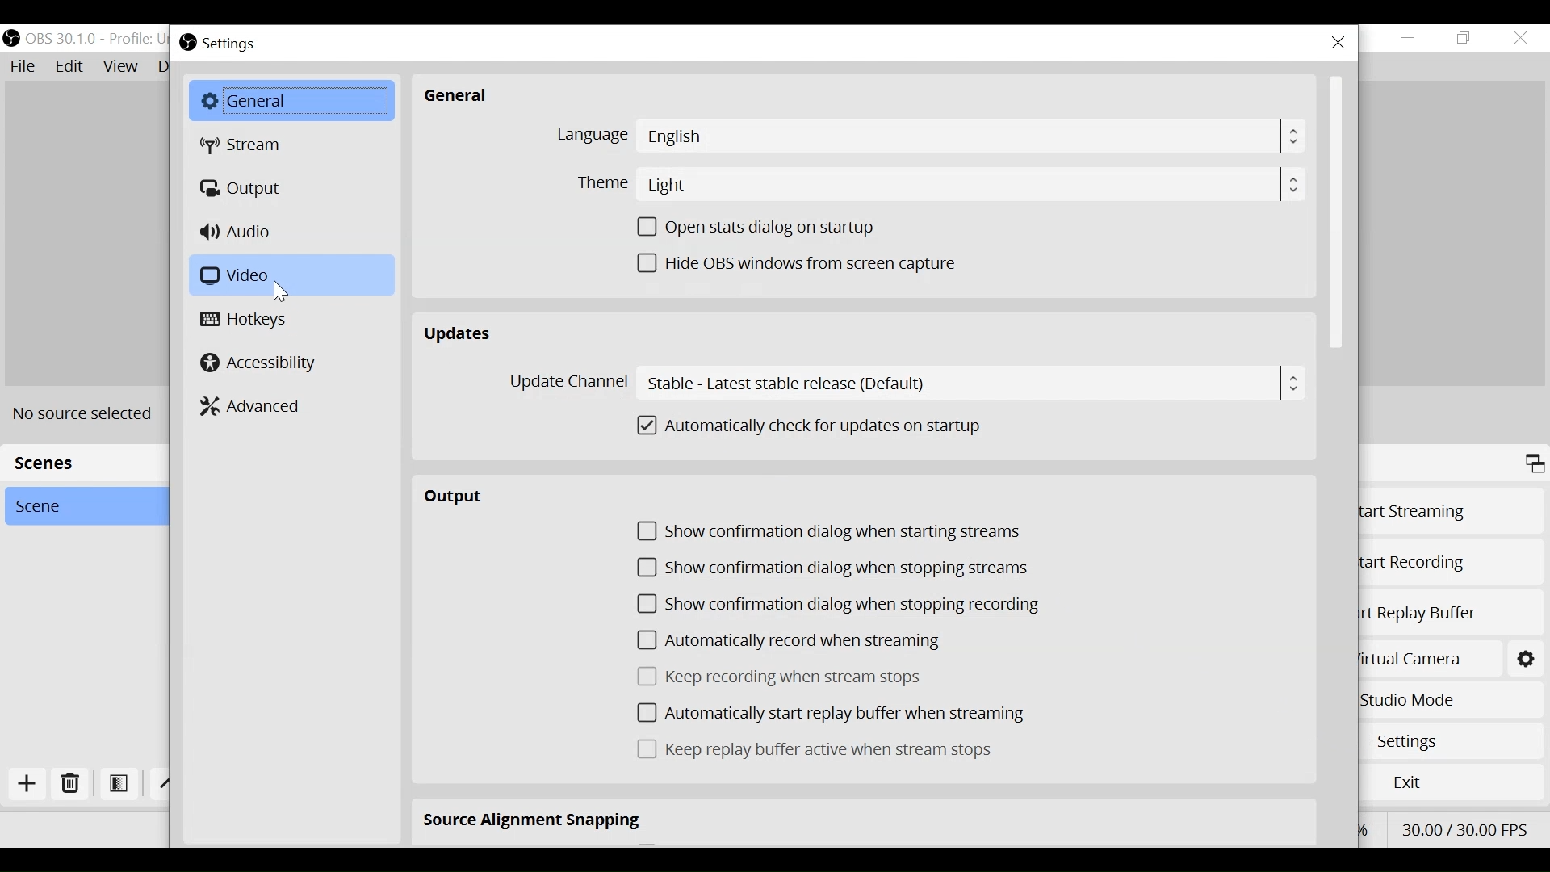 The height and width of the screenshot is (872, 1550). What do you see at coordinates (89, 413) in the screenshot?
I see `No Source Selected` at bounding box center [89, 413].